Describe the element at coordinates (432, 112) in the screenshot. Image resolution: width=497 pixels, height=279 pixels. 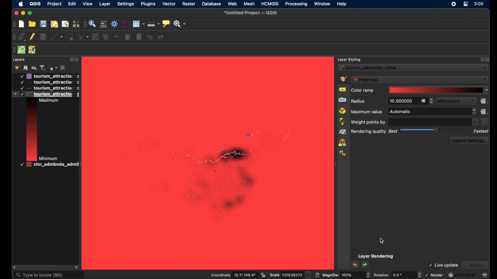
I see `maximum value dropdown` at that location.